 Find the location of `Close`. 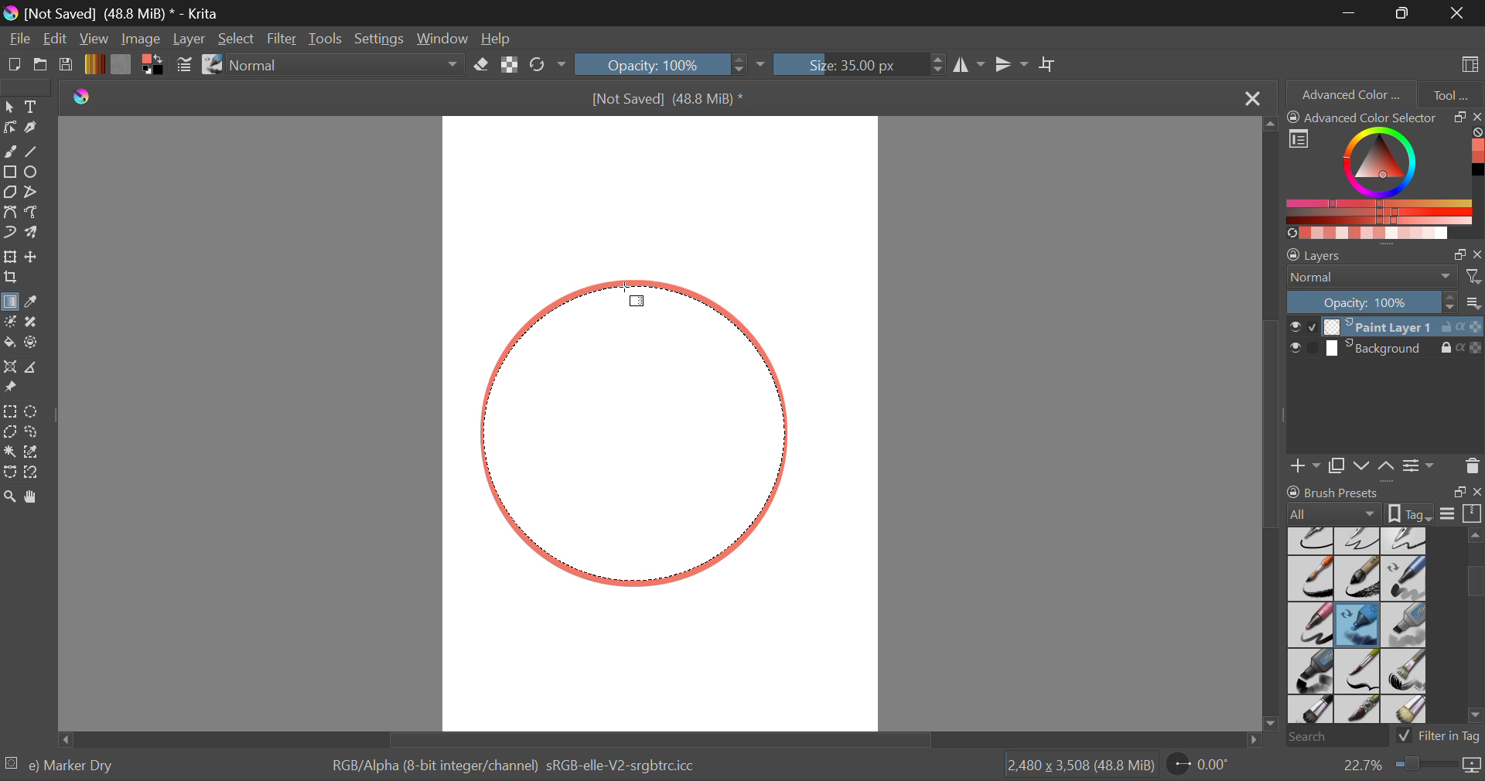

Close is located at coordinates (1251, 99).